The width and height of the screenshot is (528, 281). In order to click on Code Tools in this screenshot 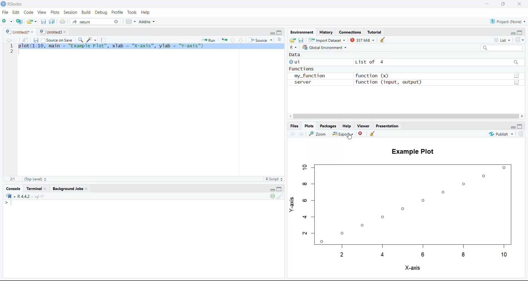, I will do `click(92, 39)`.